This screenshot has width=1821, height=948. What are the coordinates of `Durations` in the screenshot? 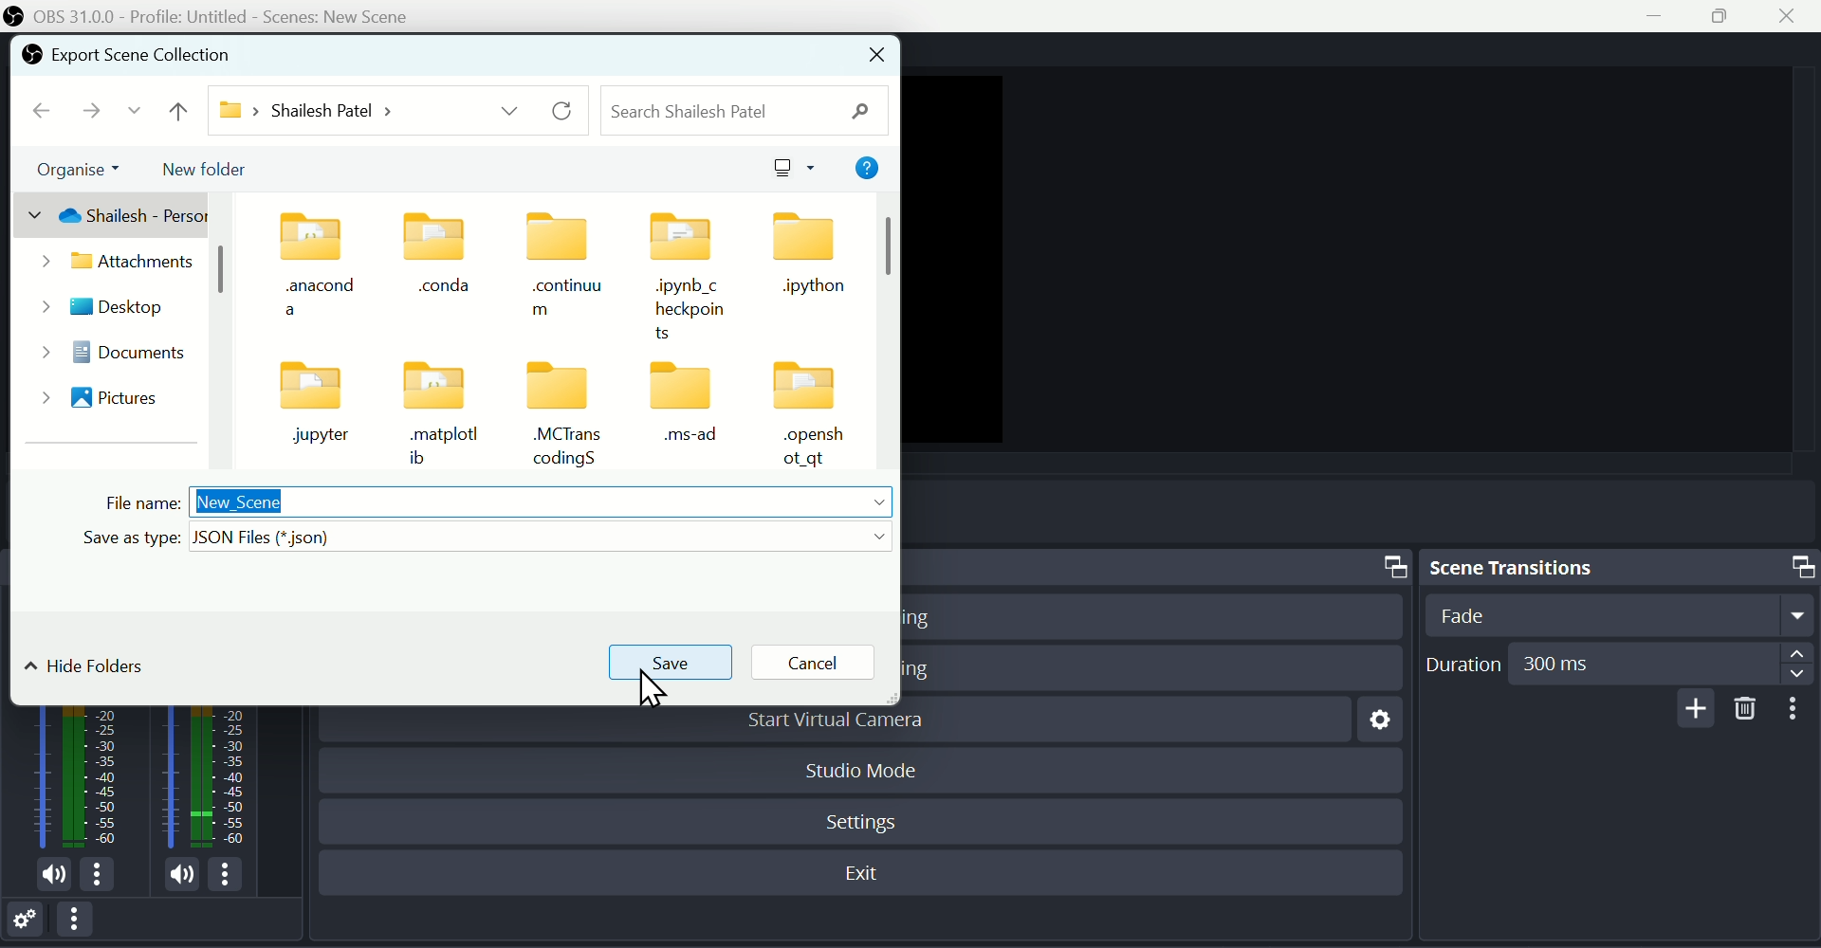 It's located at (1617, 663).